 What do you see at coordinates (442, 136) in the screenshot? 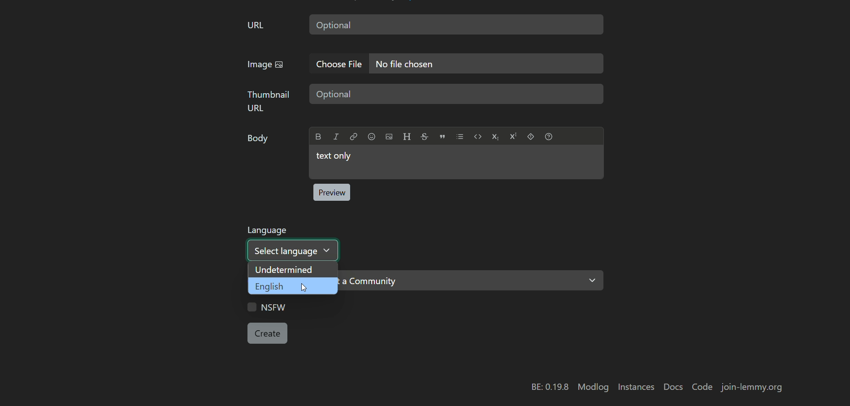
I see `Quote` at bounding box center [442, 136].